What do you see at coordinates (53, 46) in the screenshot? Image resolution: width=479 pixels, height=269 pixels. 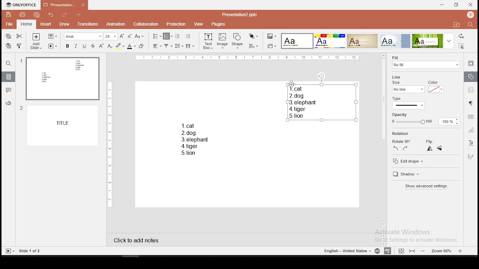 I see `start slideshow` at bounding box center [53, 46].